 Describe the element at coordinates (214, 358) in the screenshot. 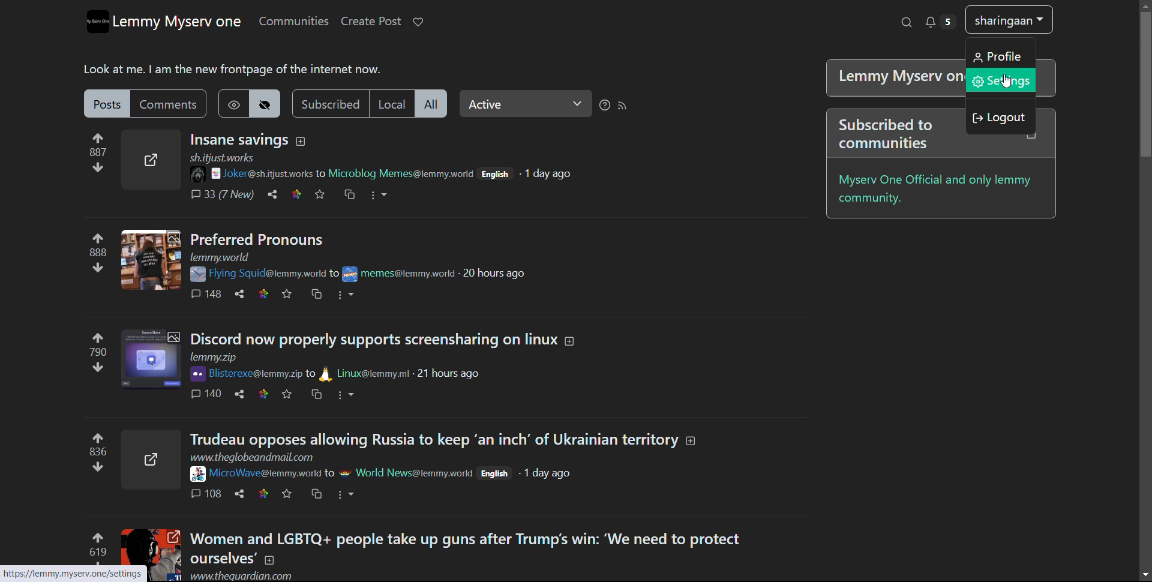

I see `url` at that location.